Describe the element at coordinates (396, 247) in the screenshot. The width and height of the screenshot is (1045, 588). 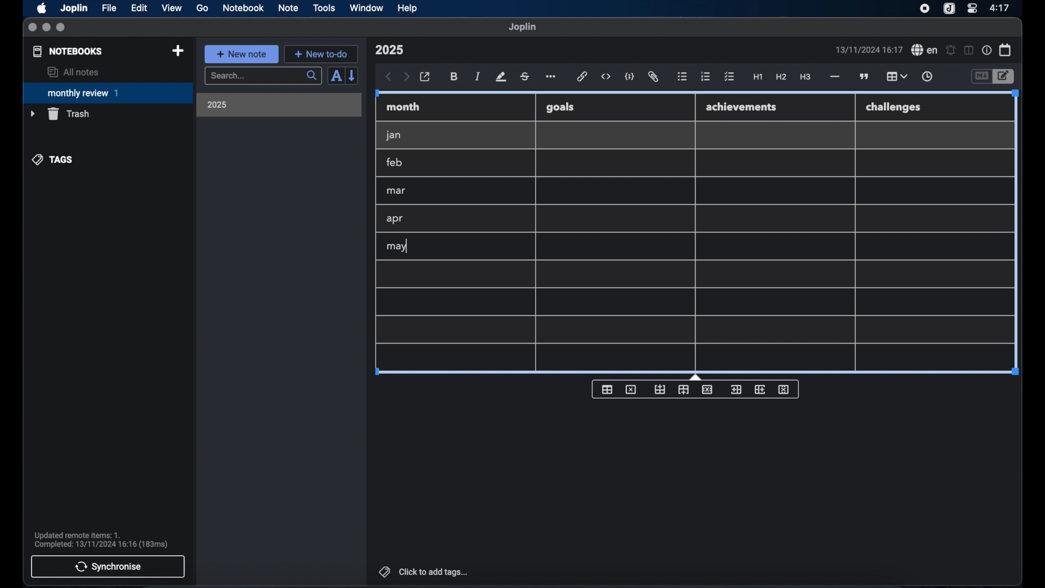
I see `may` at that location.